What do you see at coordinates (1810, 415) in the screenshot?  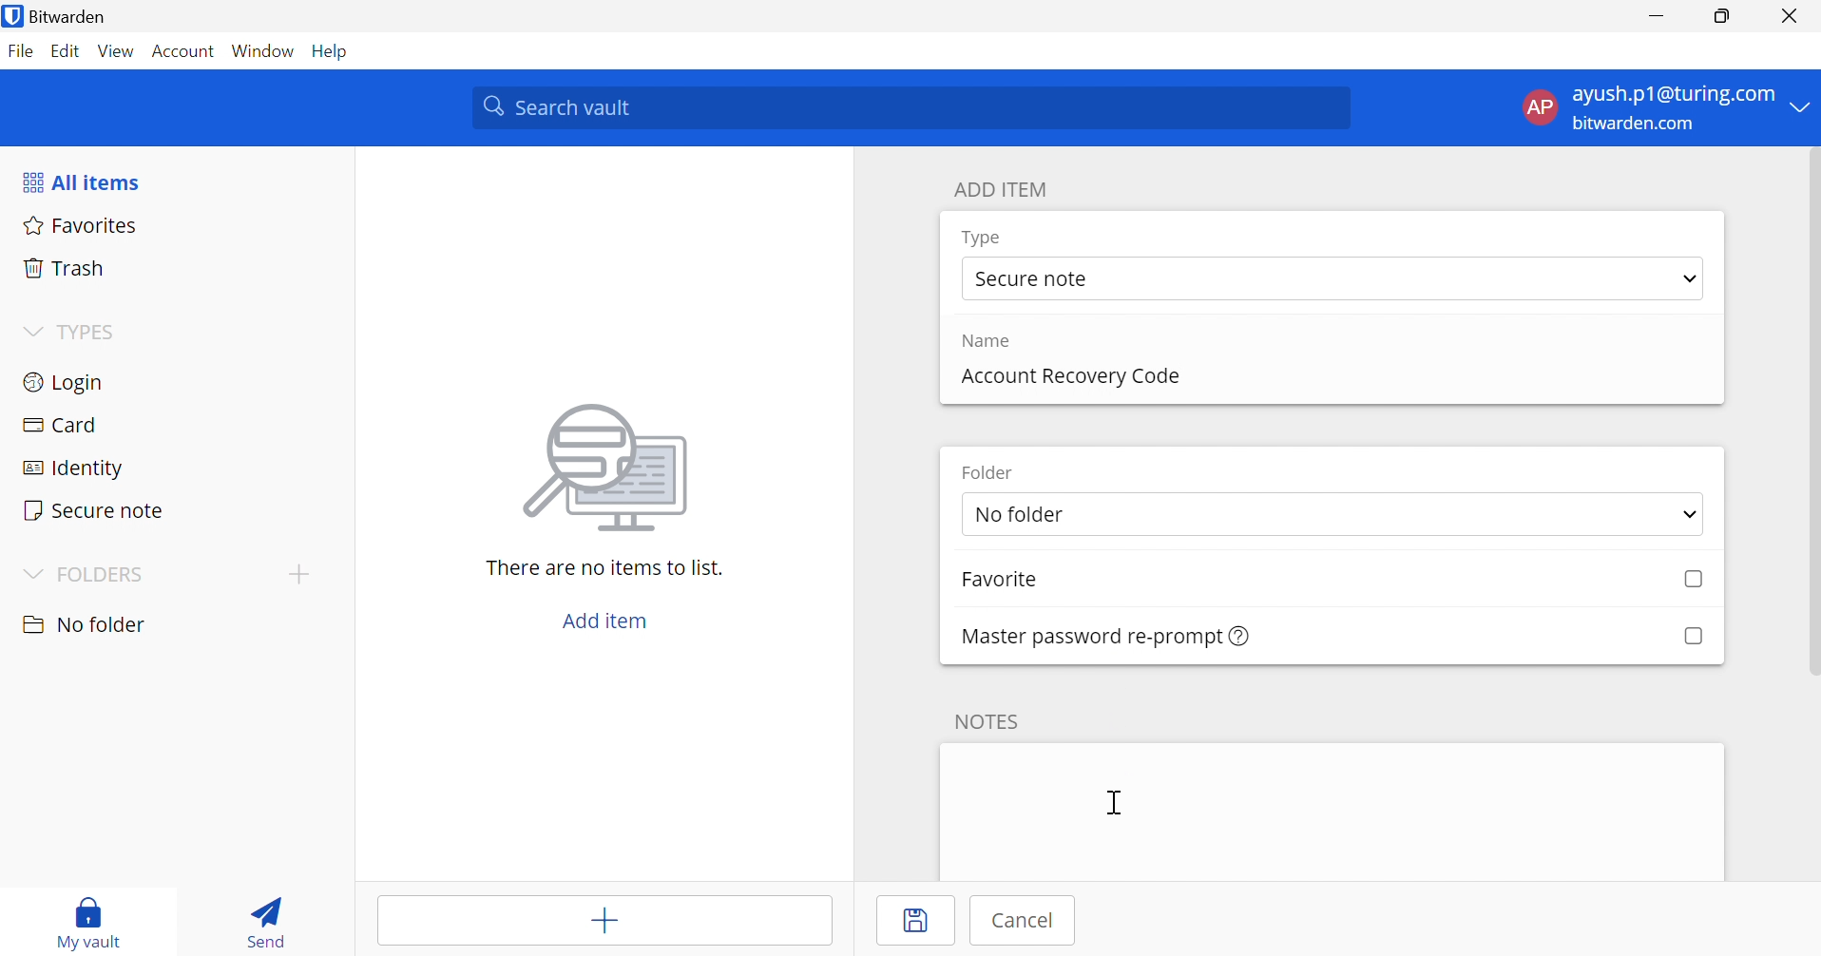 I see `Vertical scrollbar` at bounding box center [1810, 415].